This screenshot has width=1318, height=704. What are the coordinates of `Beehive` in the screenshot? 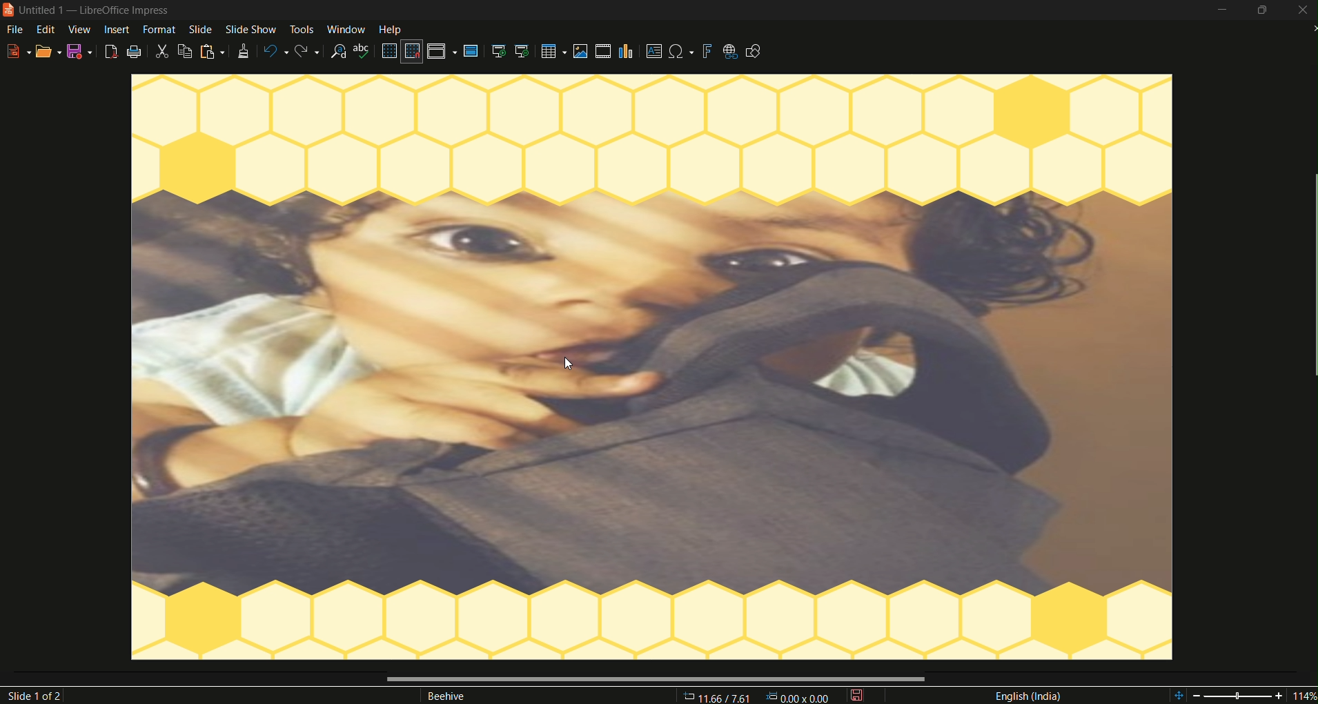 It's located at (451, 696).